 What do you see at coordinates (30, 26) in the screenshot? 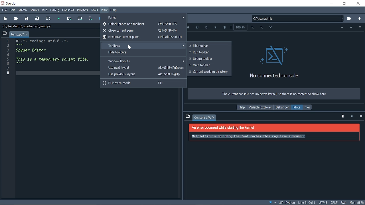
I see `Location` at bounding box center [30, 26].